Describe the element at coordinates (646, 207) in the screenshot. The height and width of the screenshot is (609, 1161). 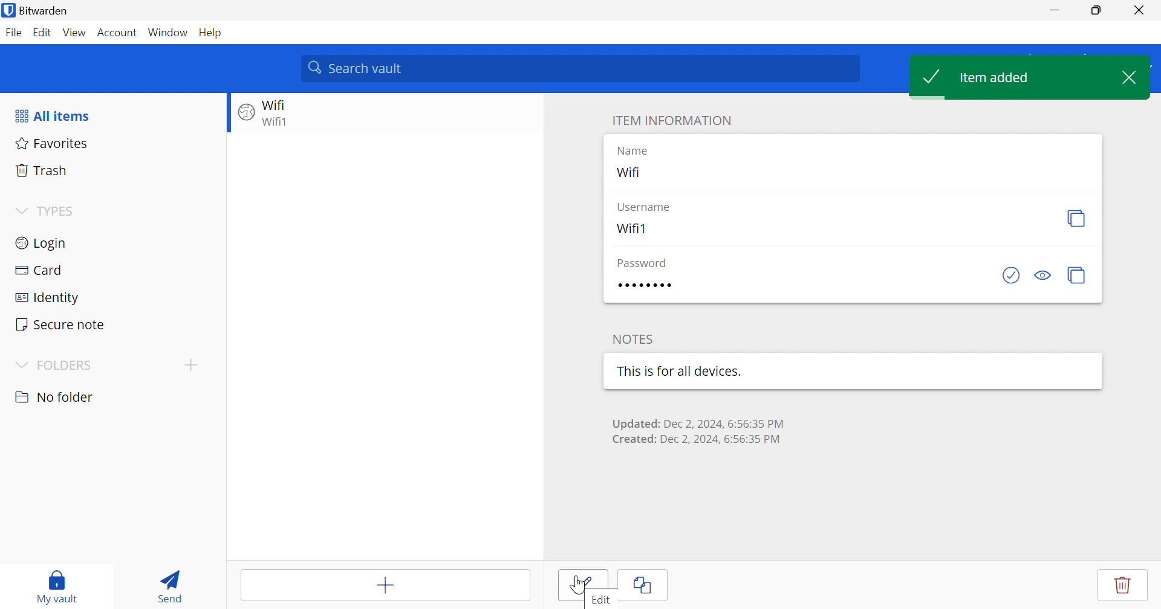
I see `Username` at that location.